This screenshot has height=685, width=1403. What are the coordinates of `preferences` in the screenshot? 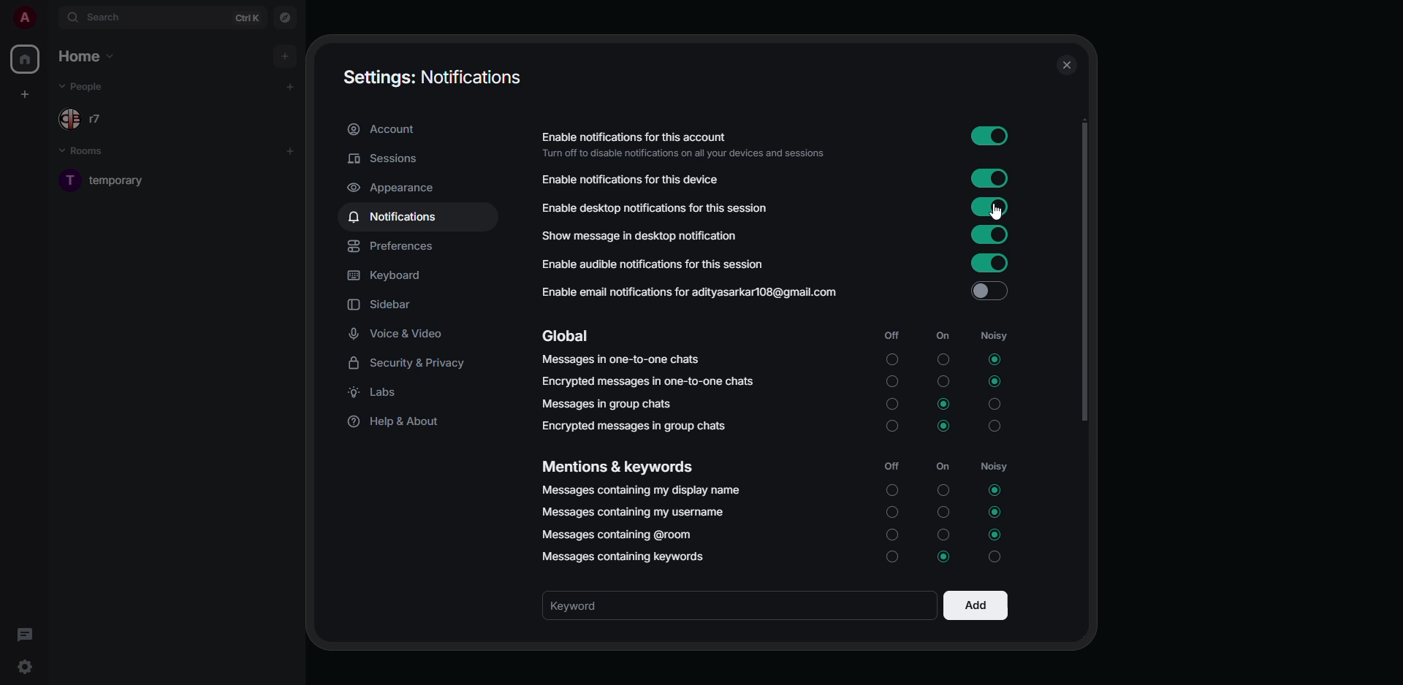 It's located at (395, 247).